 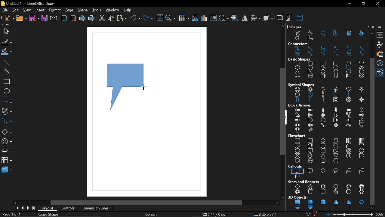 I want to click on align, so click(x=255, y=18).